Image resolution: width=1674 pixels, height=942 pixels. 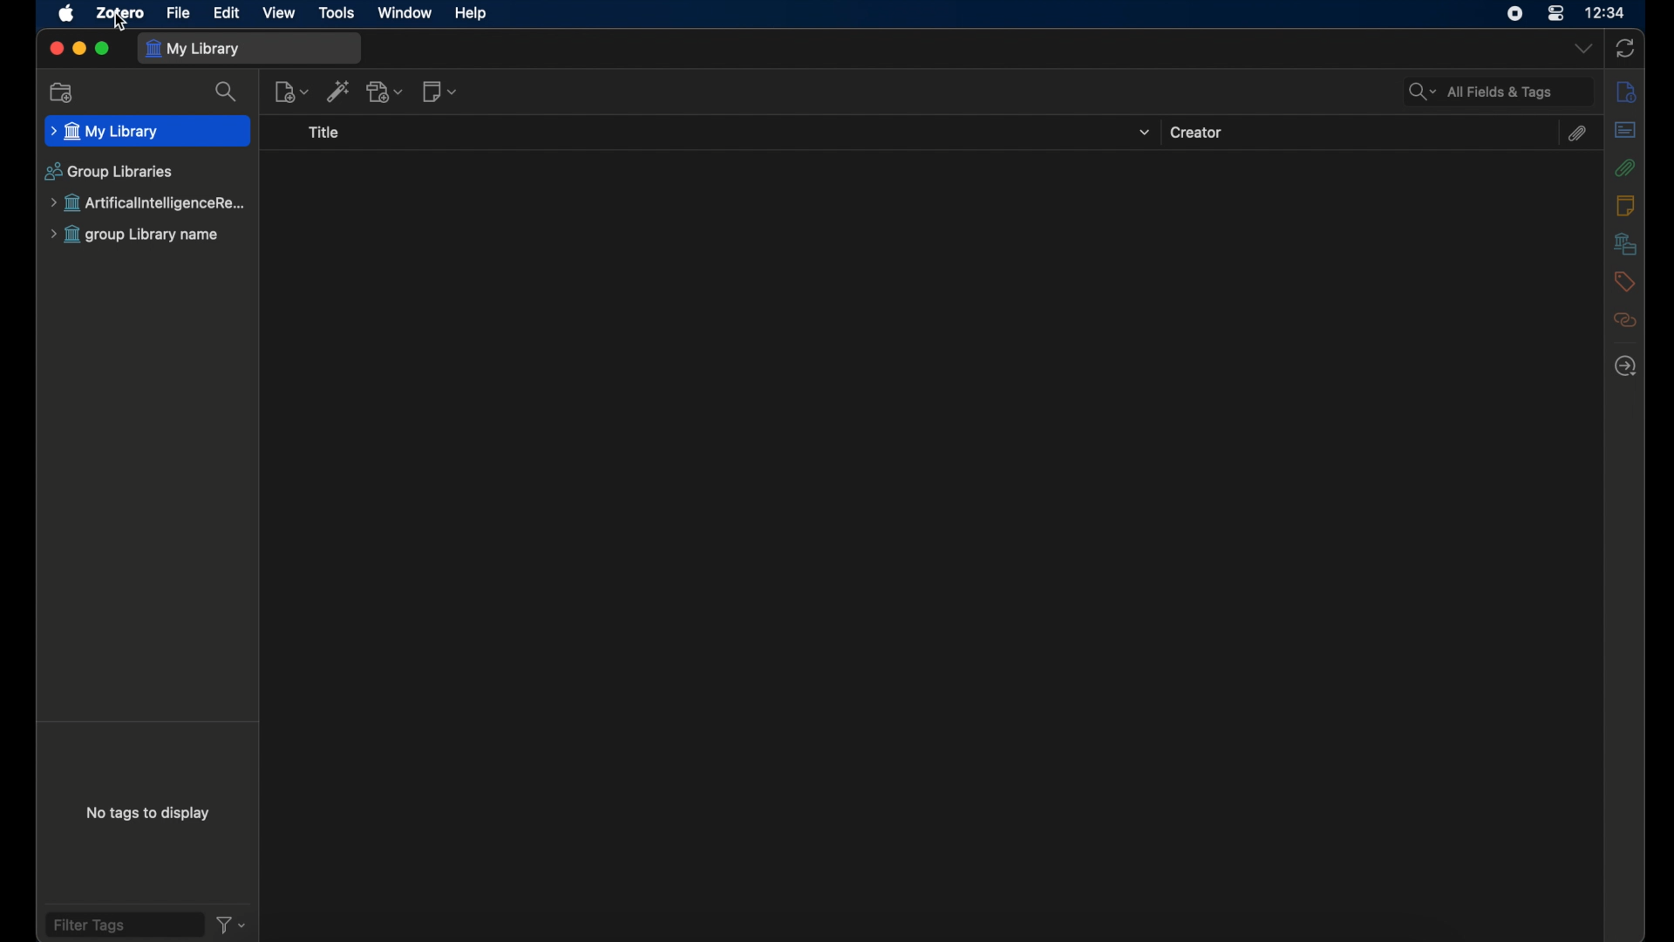 What do you see at coordinates (119, 12) in the screenshot?
I see `zotero` at bounding box center [119, 12].